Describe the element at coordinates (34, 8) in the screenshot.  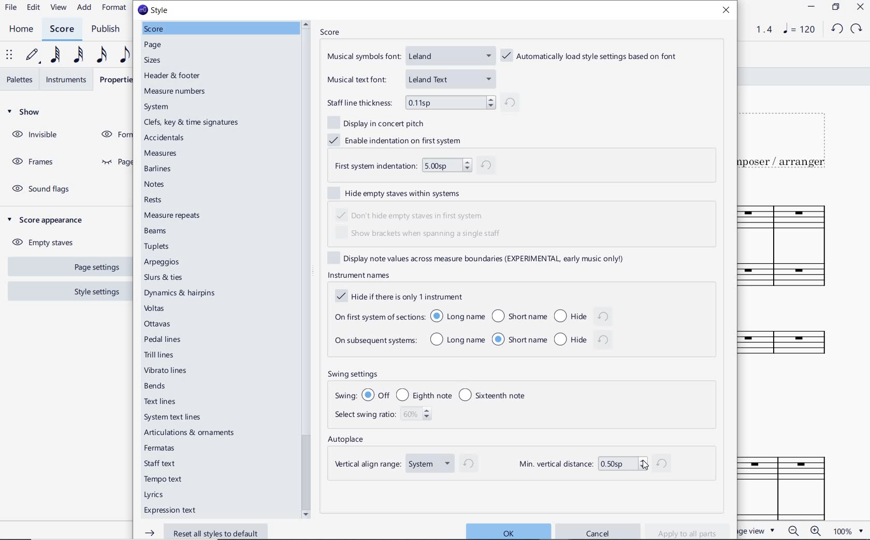
I see `EDIT` at that location.